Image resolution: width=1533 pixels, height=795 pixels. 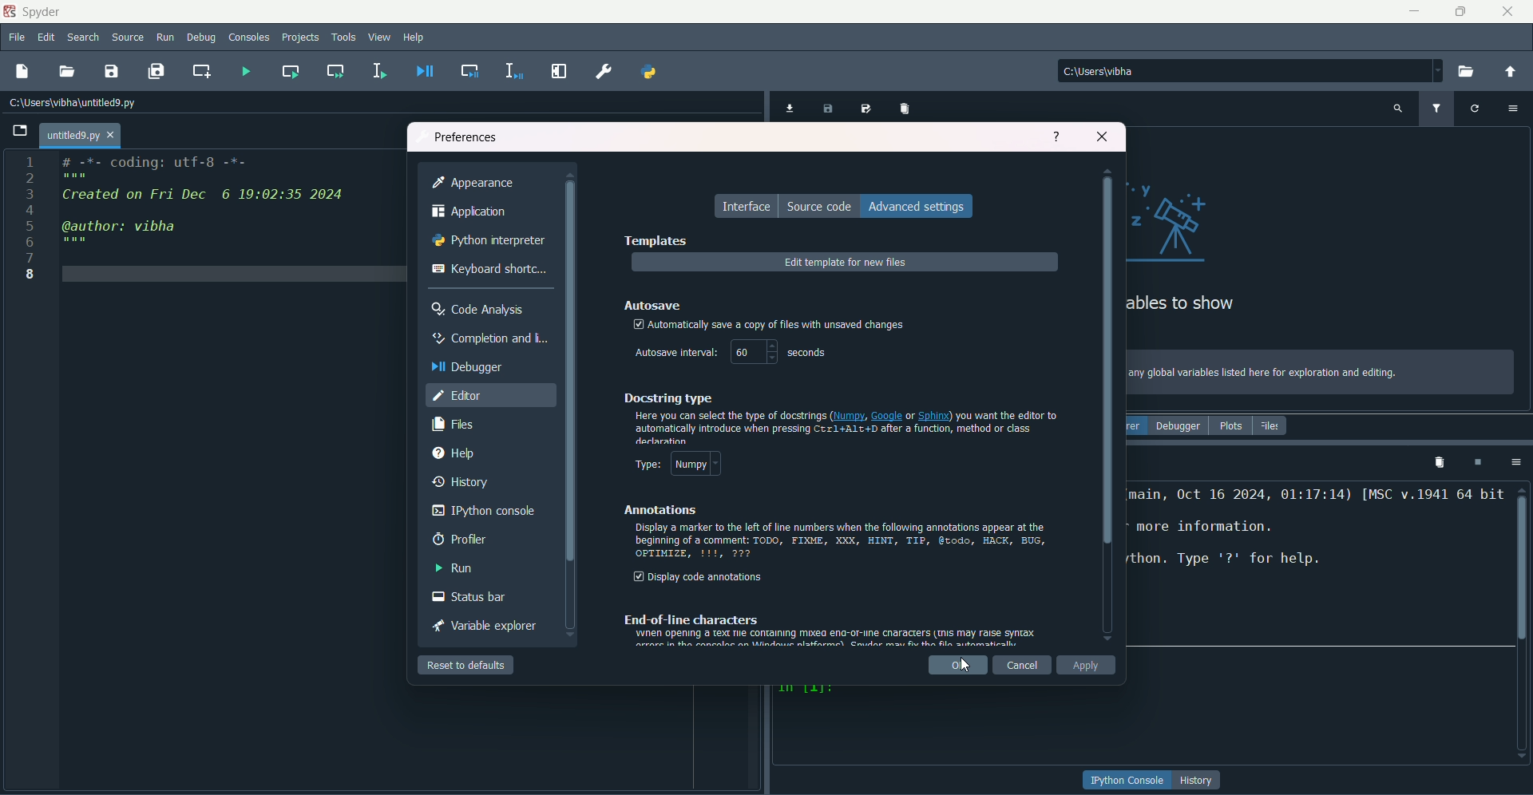 I want to click on display annotations, so click(x=699, y=578).